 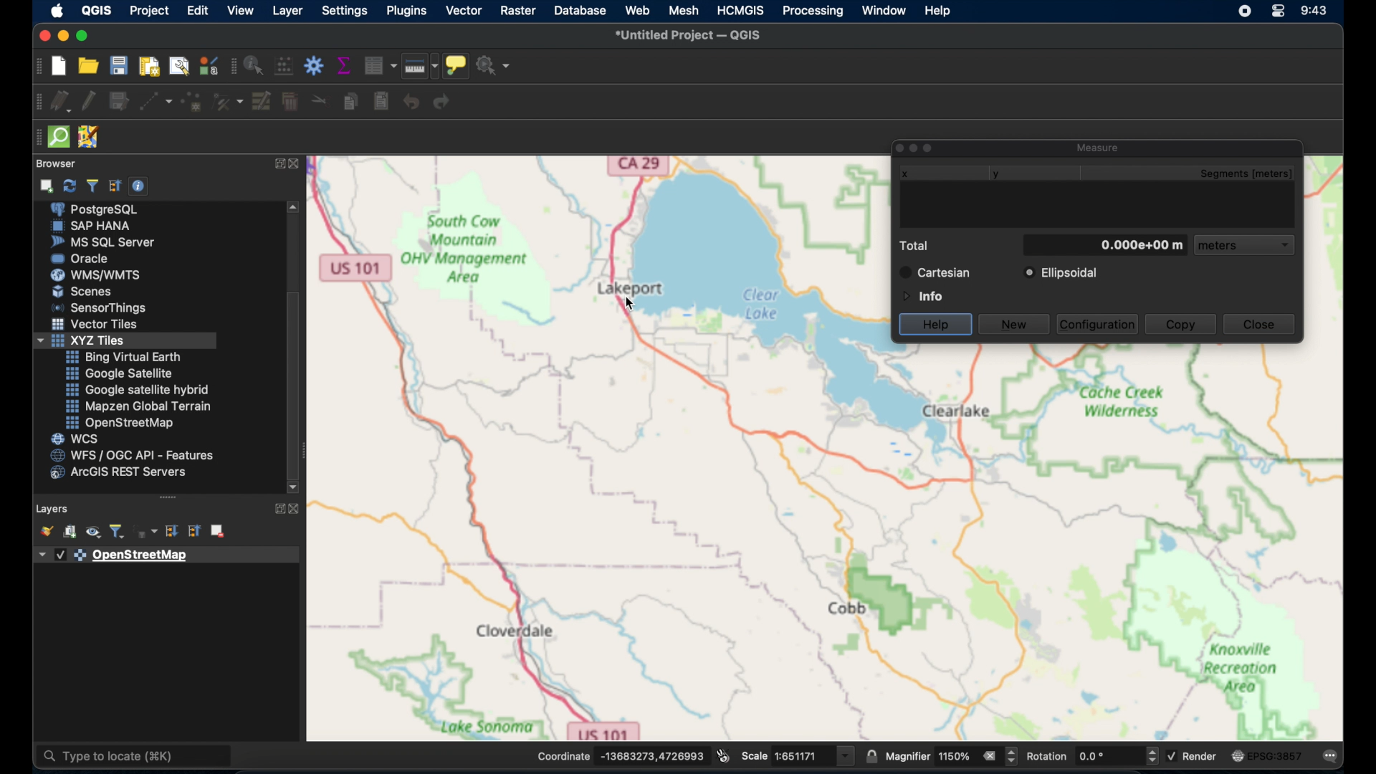 I want to click on save layer e dits, so click(x=118, y=103).